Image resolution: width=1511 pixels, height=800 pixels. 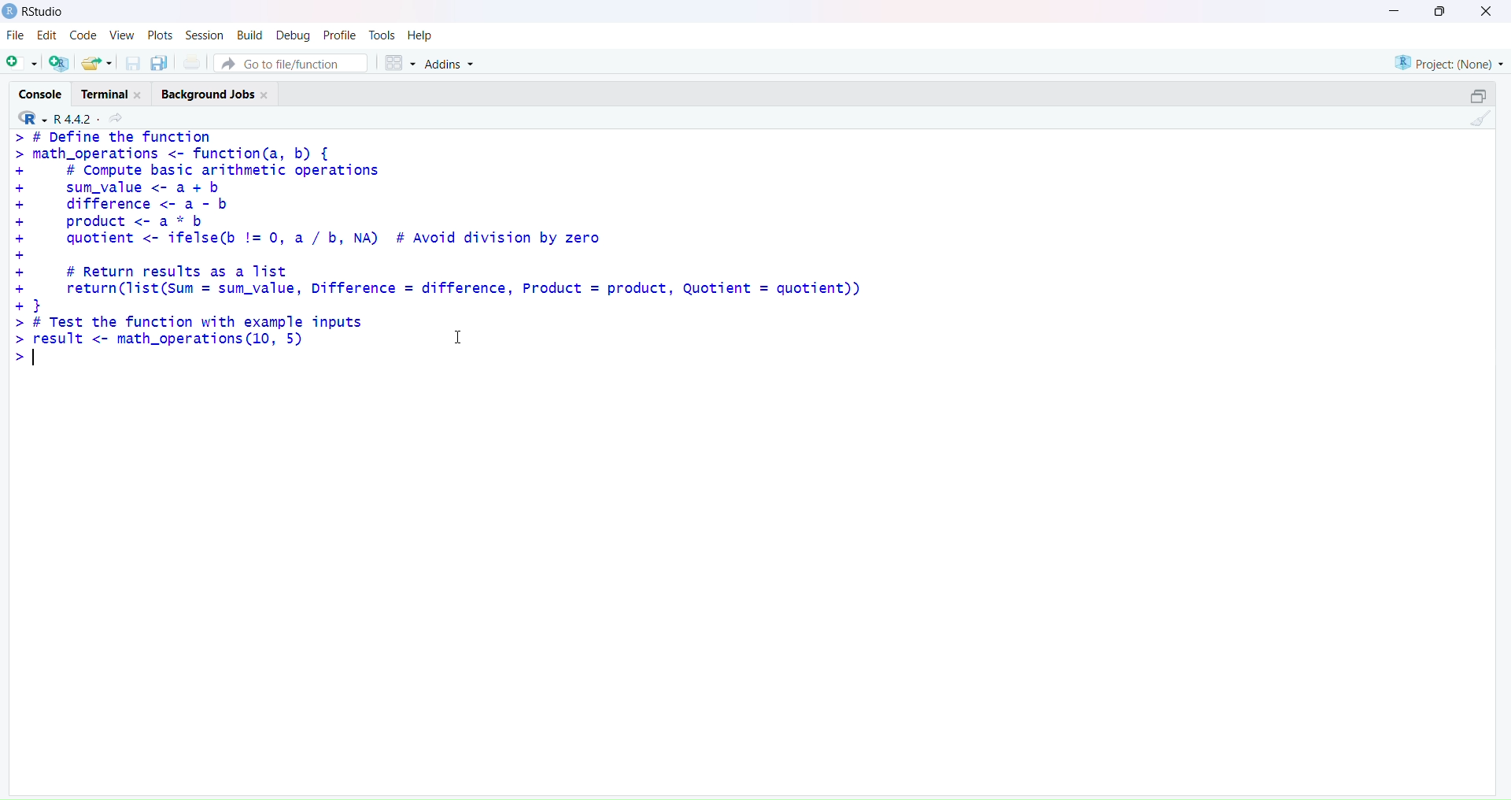 What do you see at coordinates (119, 119) in the screenshot?
I see `View the current working directory` at bounding box center [119, 119].